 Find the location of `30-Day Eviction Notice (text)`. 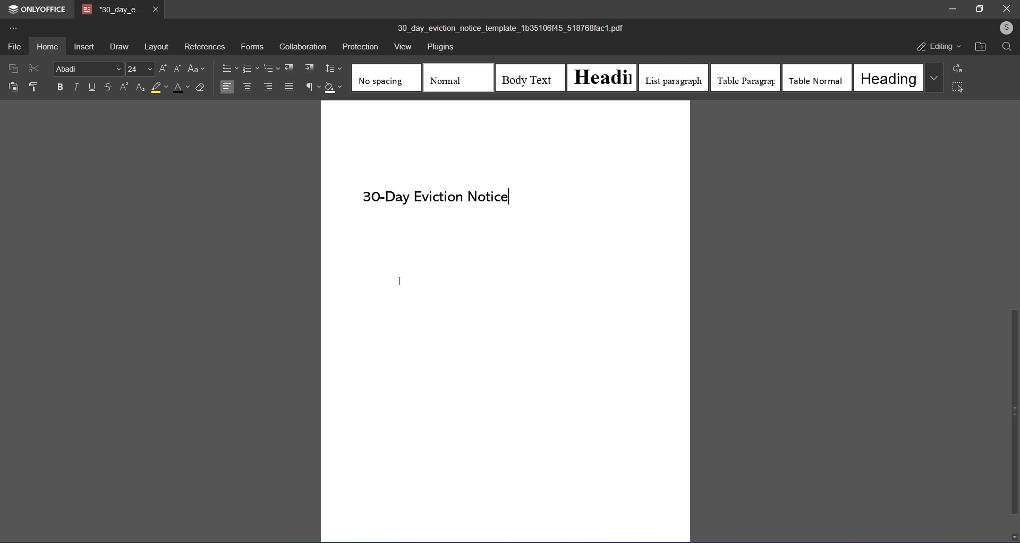

30-Day Eviction Notice (text) is located at coordinates (438, 197).